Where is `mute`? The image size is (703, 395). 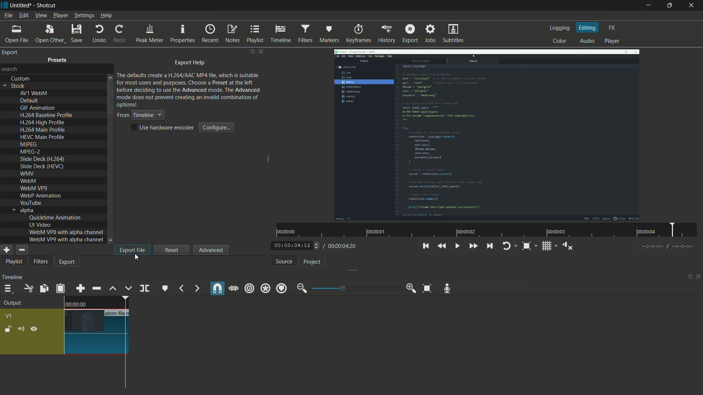
mute is located at coordinates (21, 330).